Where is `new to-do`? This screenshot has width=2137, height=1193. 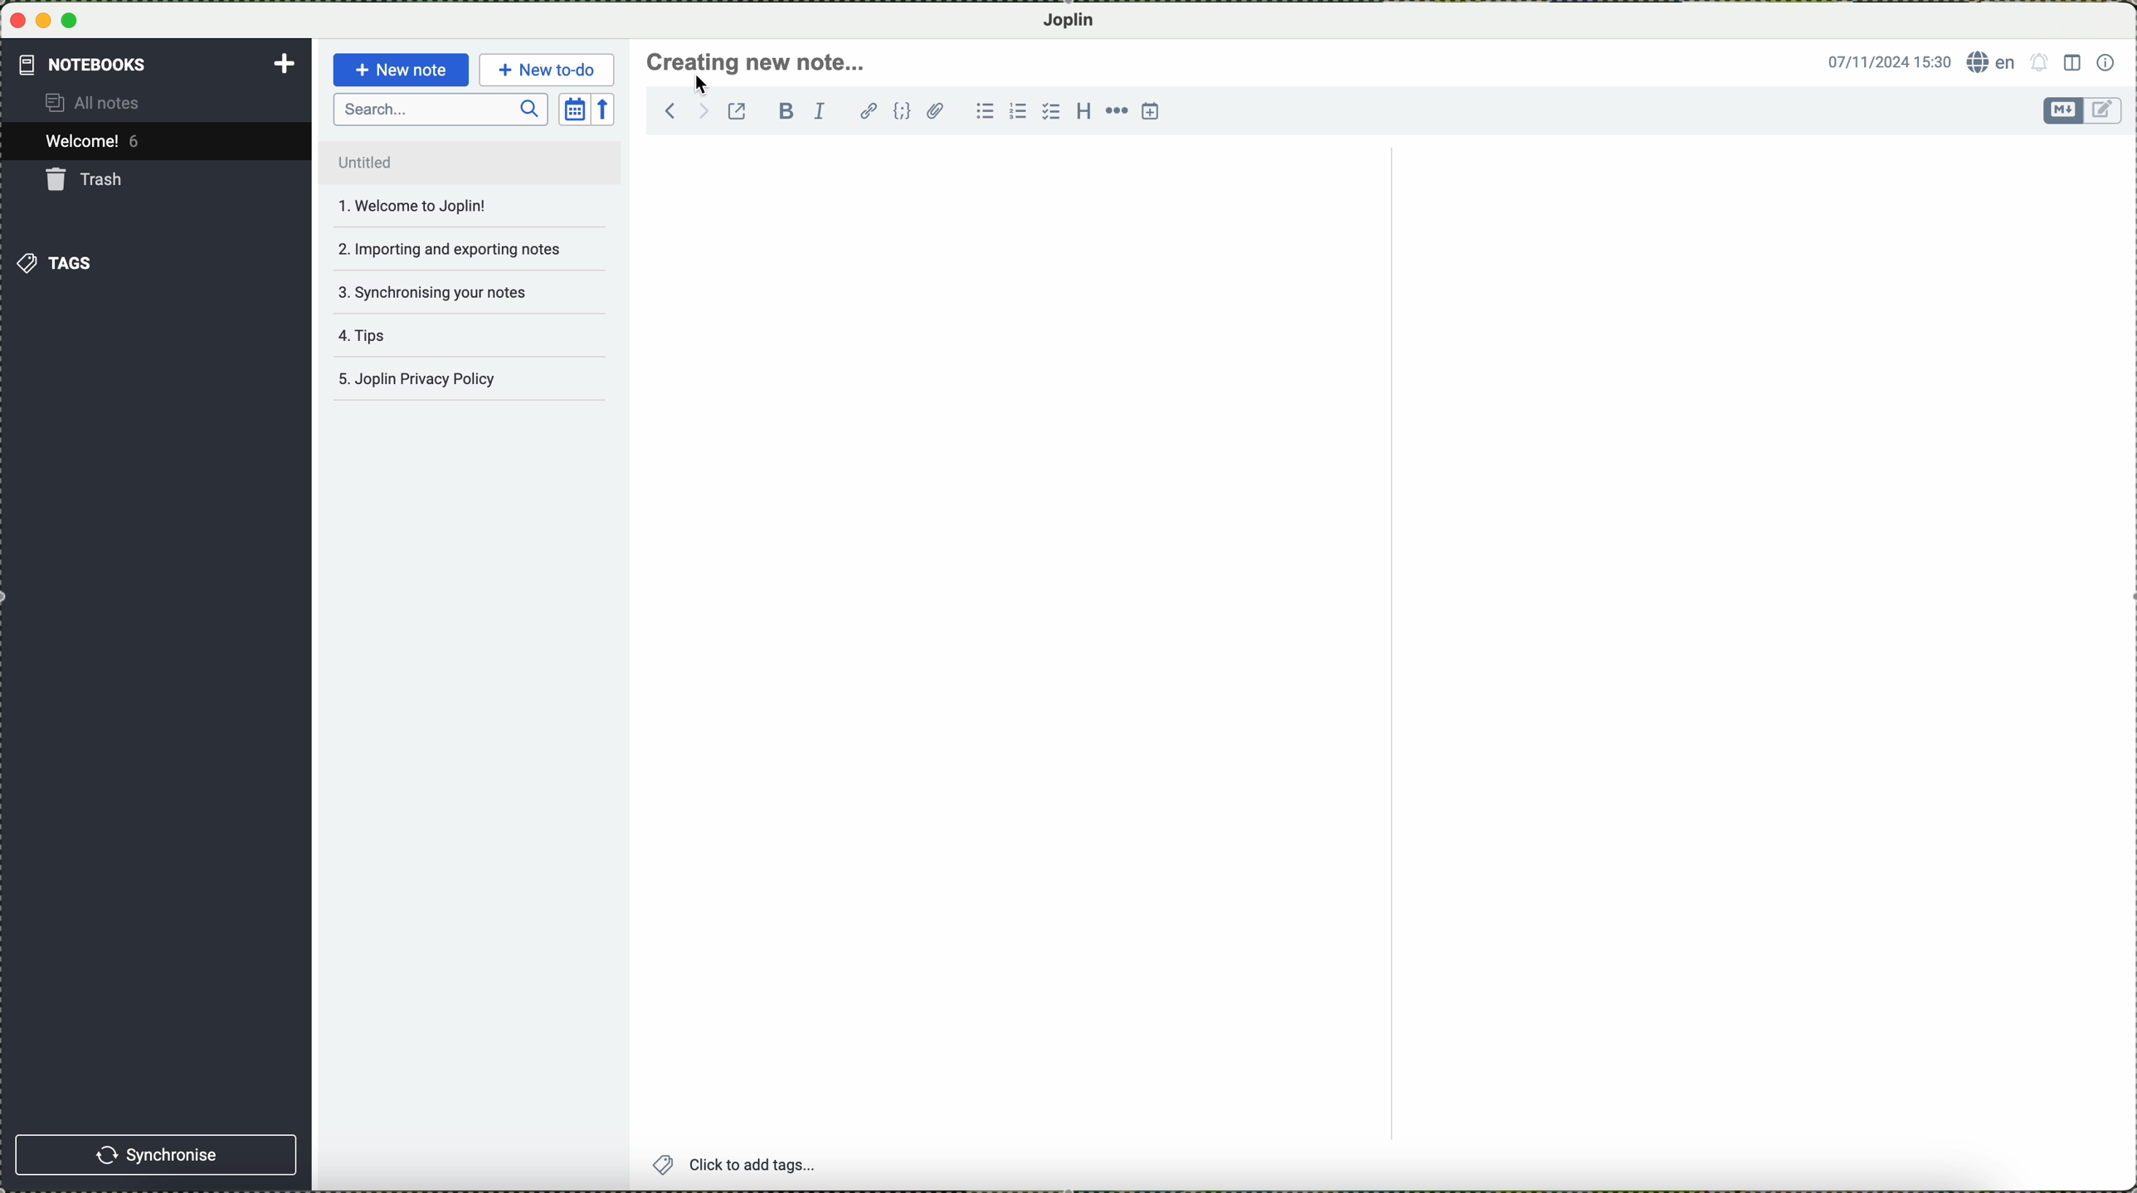
new to-do is located at coordinates (546, 67).